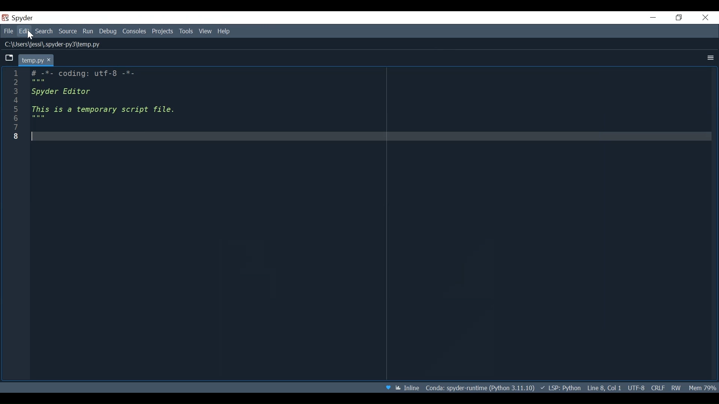 The image size is (719, 404). What do you see at coordinates (45, 32) in the screenshot?
I see `Search` at bounding box center [45, 32].